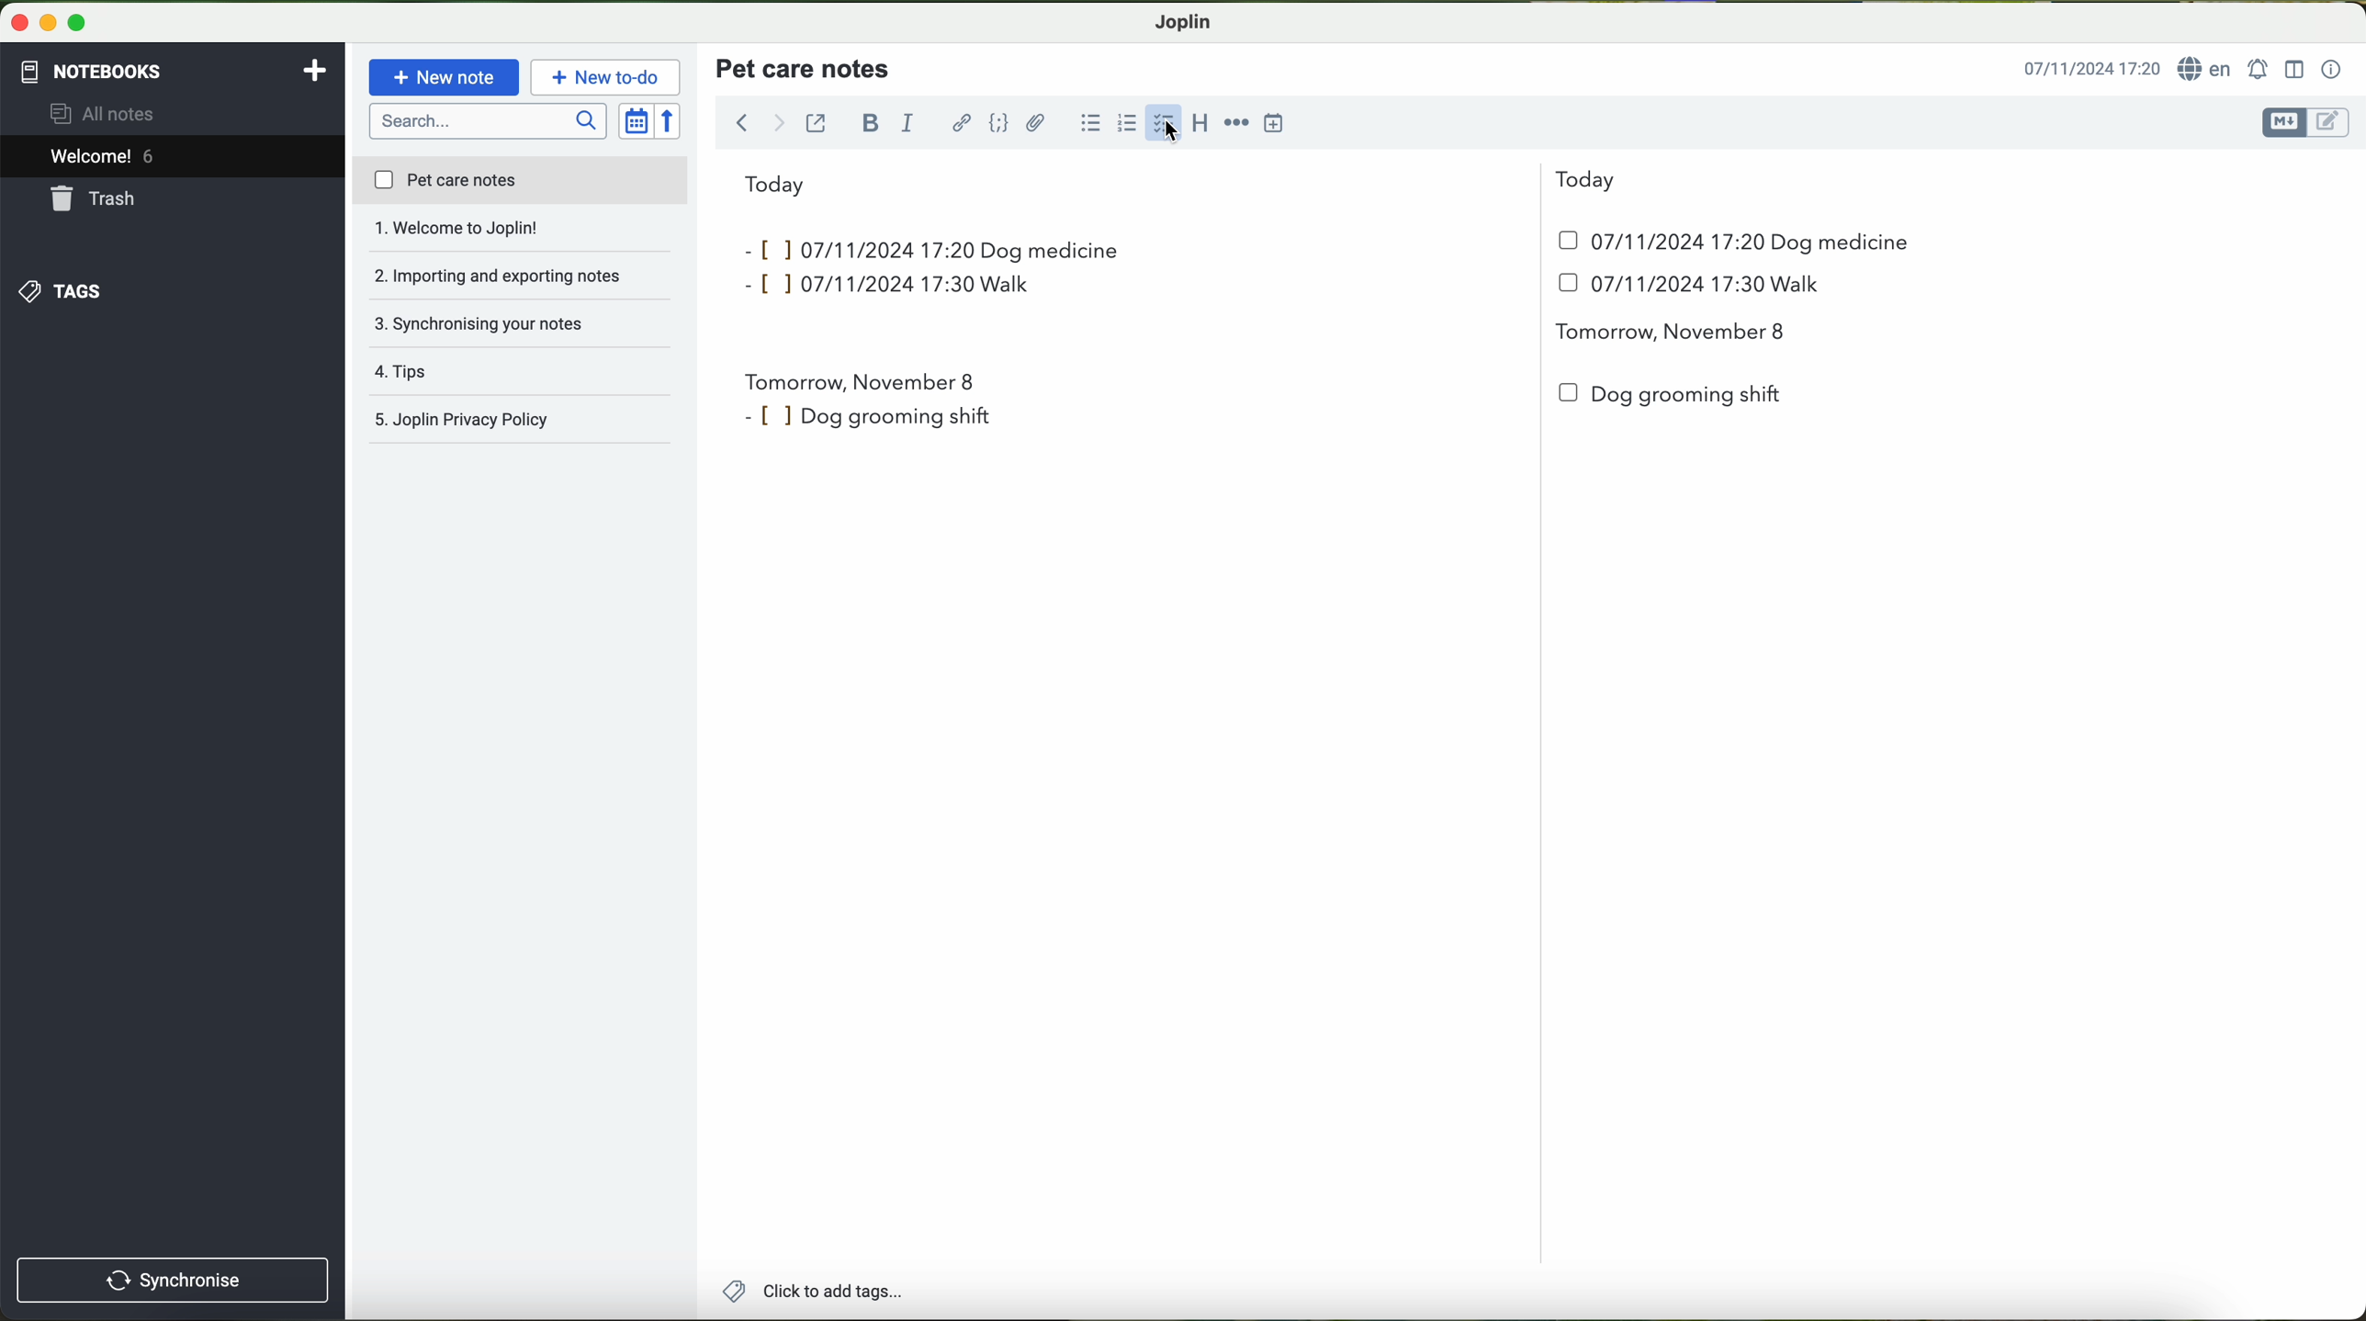  I want to click on Joplin, so click(1184, 20).